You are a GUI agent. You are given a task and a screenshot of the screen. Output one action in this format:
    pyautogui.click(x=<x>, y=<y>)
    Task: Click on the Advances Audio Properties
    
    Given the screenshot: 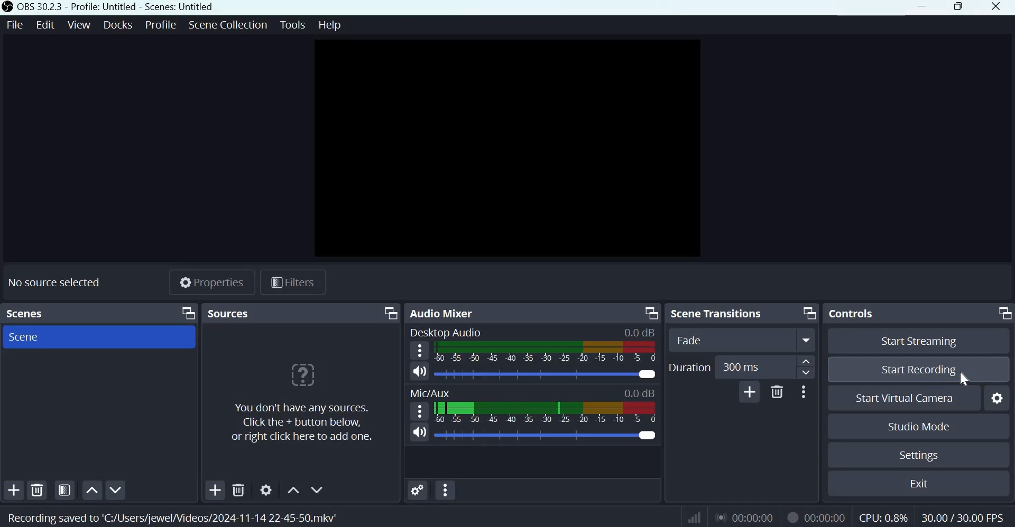 What is the action you would take?
    pyautogui.click(x=417, y=490)
    